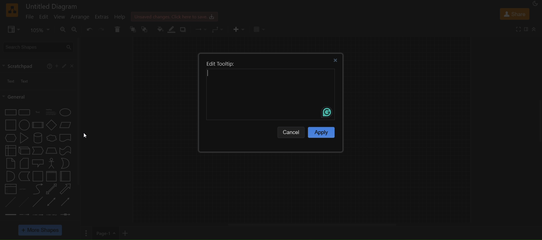  What do you see at coordinates (29, 16) in the screenshot?
I see `file` at bounding box center [29, 16].